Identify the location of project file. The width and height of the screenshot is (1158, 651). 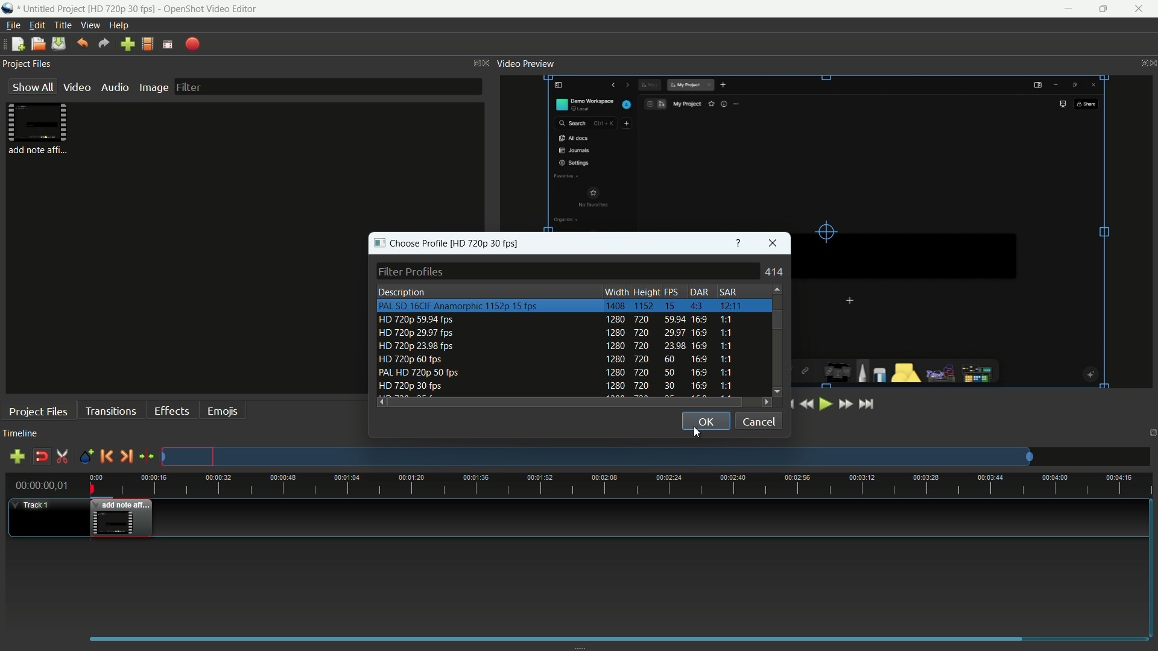
(40, 128).